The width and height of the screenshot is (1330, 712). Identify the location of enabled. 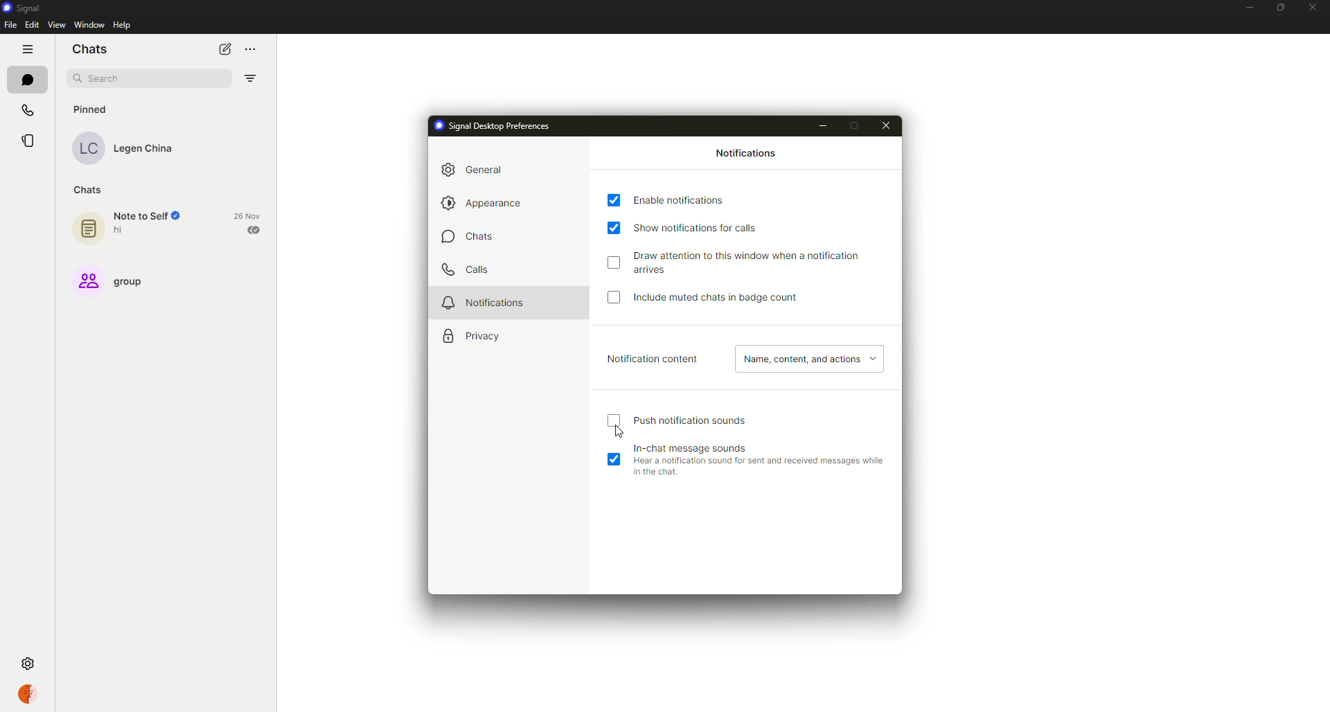
(613, 229).